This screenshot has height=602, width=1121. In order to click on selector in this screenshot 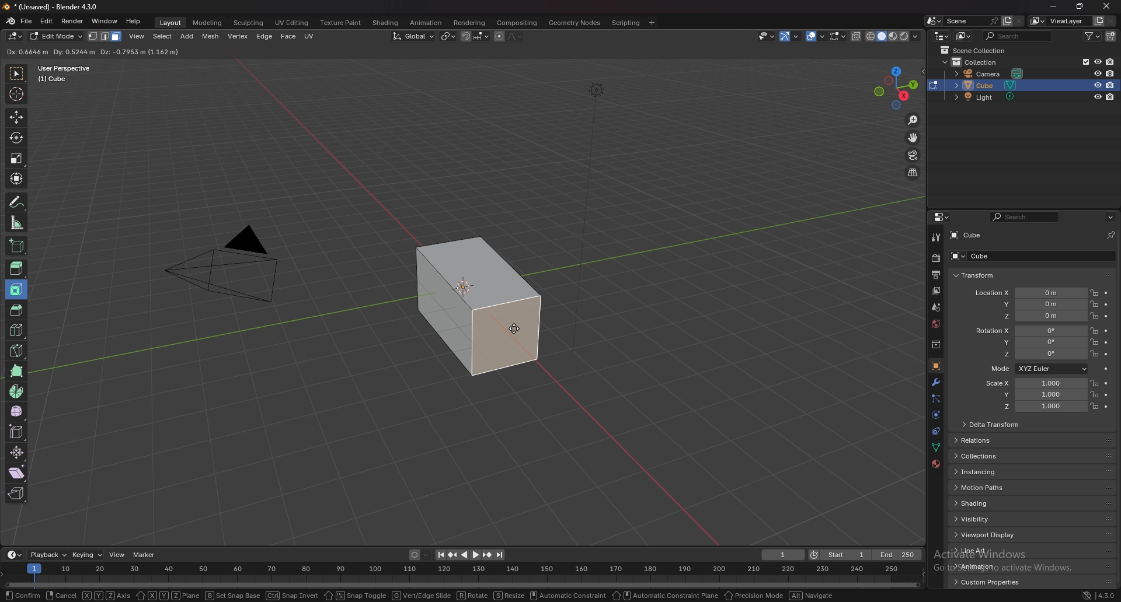, I will do `click(16, 73)`.